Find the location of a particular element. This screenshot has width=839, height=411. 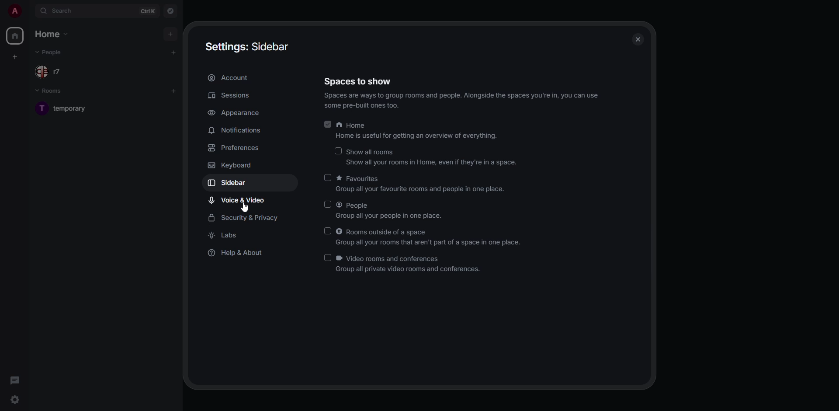

people is located at coordinates (367, 205).